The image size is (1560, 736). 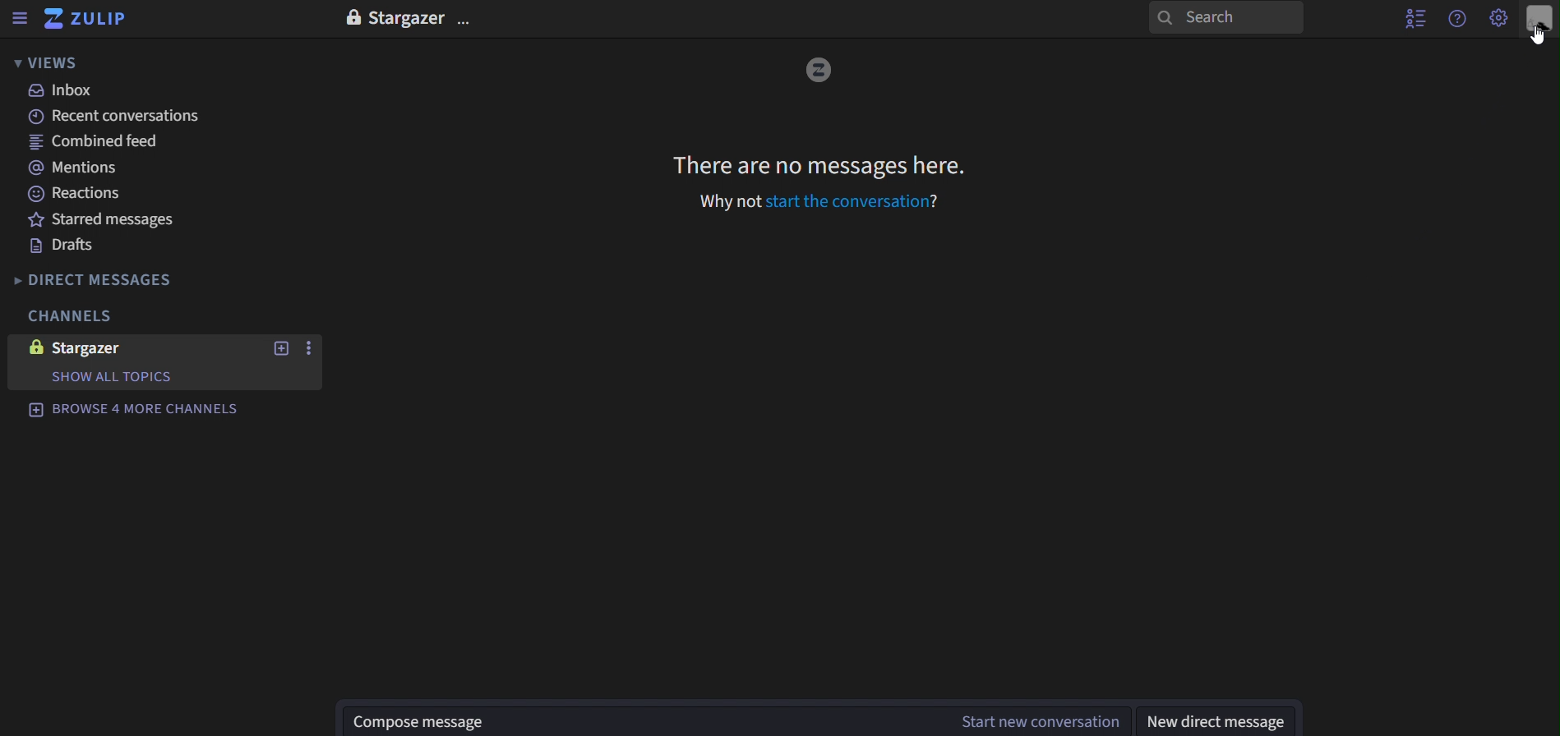 I want to click on reactions, so click(x=76, y=195).